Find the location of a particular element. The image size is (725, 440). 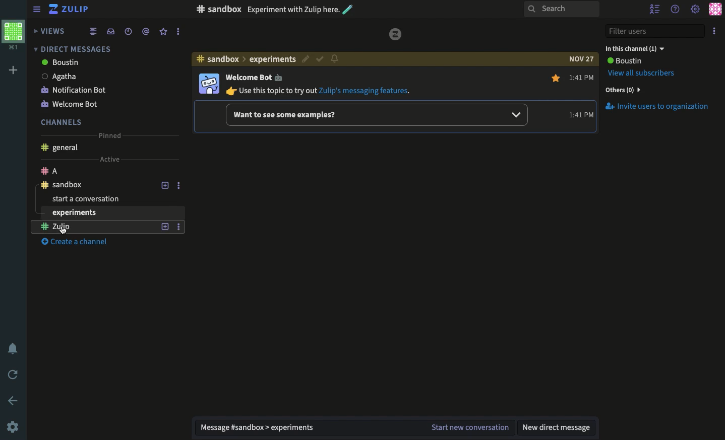

Tag is located at coordinates (146, 31).